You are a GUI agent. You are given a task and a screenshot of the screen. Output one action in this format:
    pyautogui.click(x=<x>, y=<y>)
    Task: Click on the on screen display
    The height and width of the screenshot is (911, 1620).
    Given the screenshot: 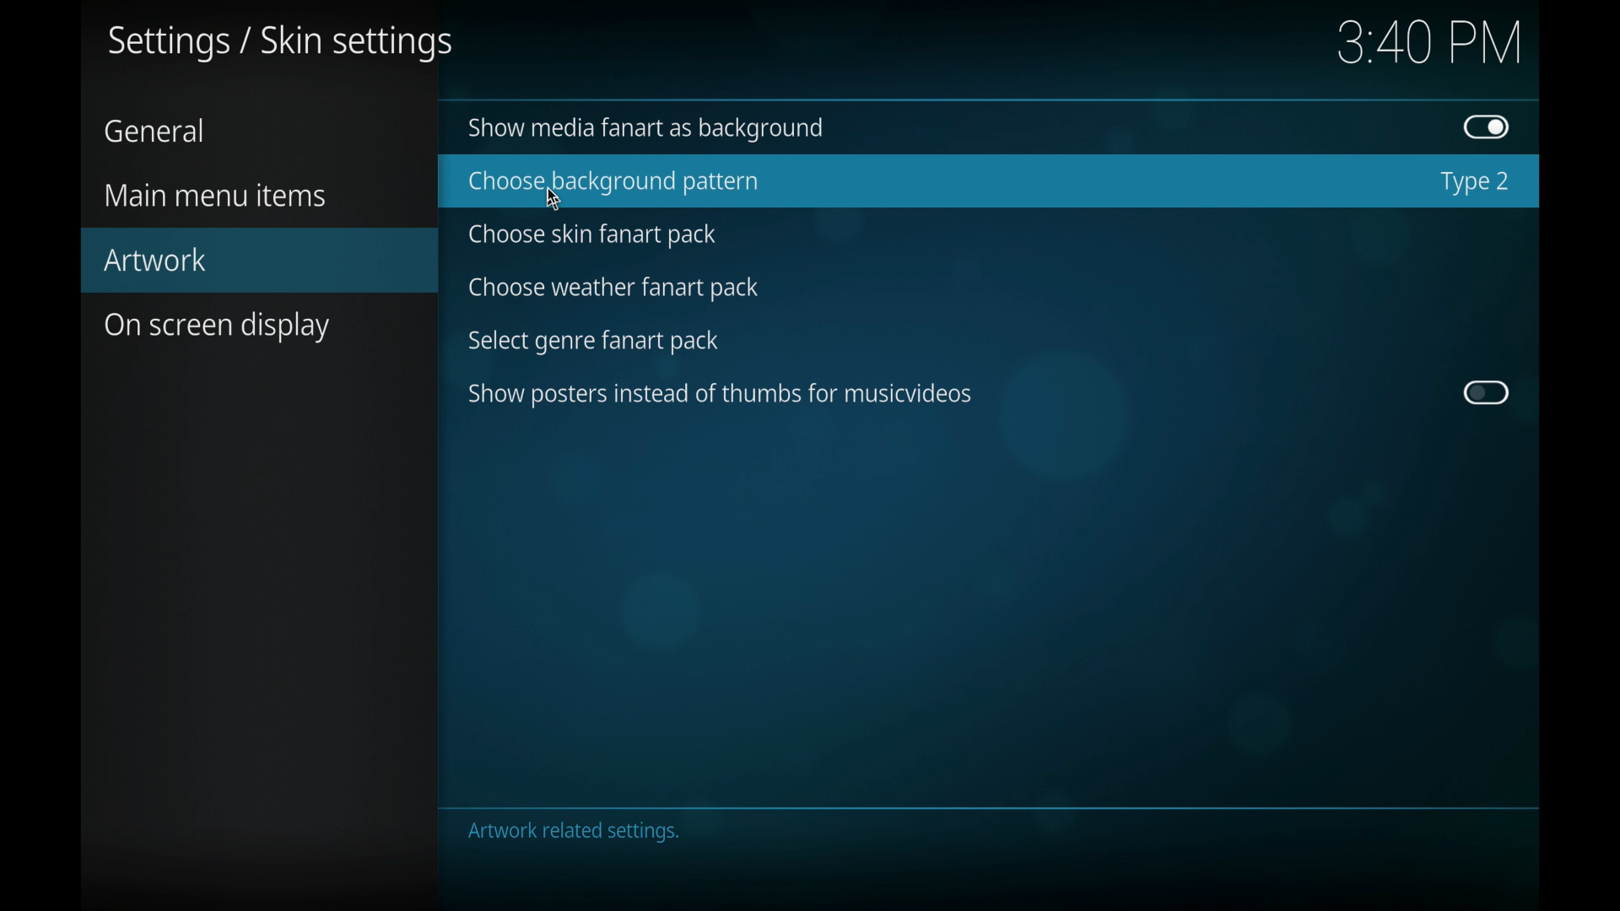 What is the action you would take?
    pyautogui.click(x=218, y=327)
    